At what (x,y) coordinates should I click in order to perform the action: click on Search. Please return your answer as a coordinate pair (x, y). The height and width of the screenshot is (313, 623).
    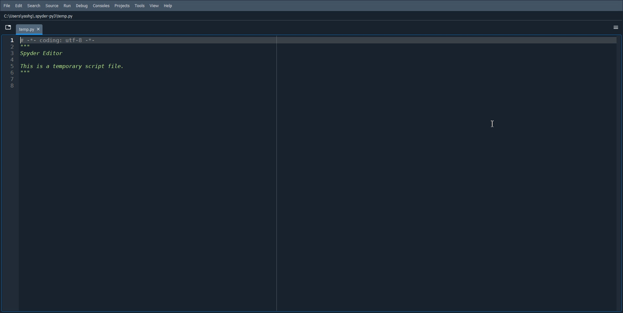
    Looking at the image, I should click on (34, 6).